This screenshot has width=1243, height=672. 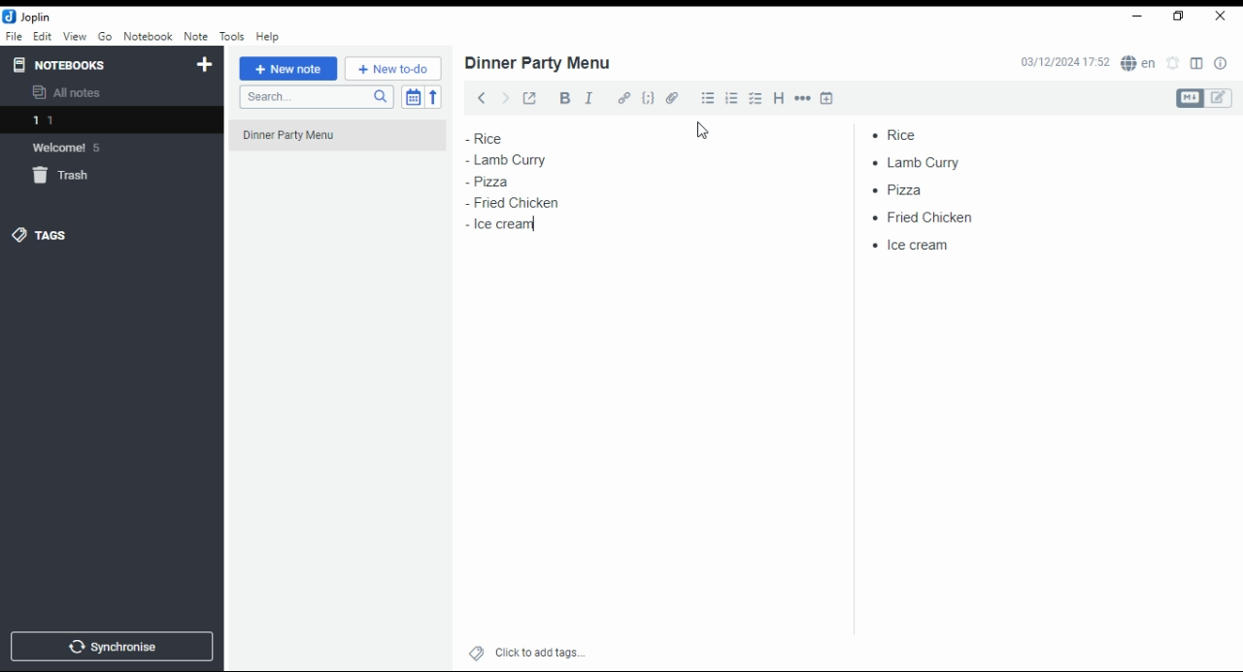 I want to click on help, so click(x=268, y=37).